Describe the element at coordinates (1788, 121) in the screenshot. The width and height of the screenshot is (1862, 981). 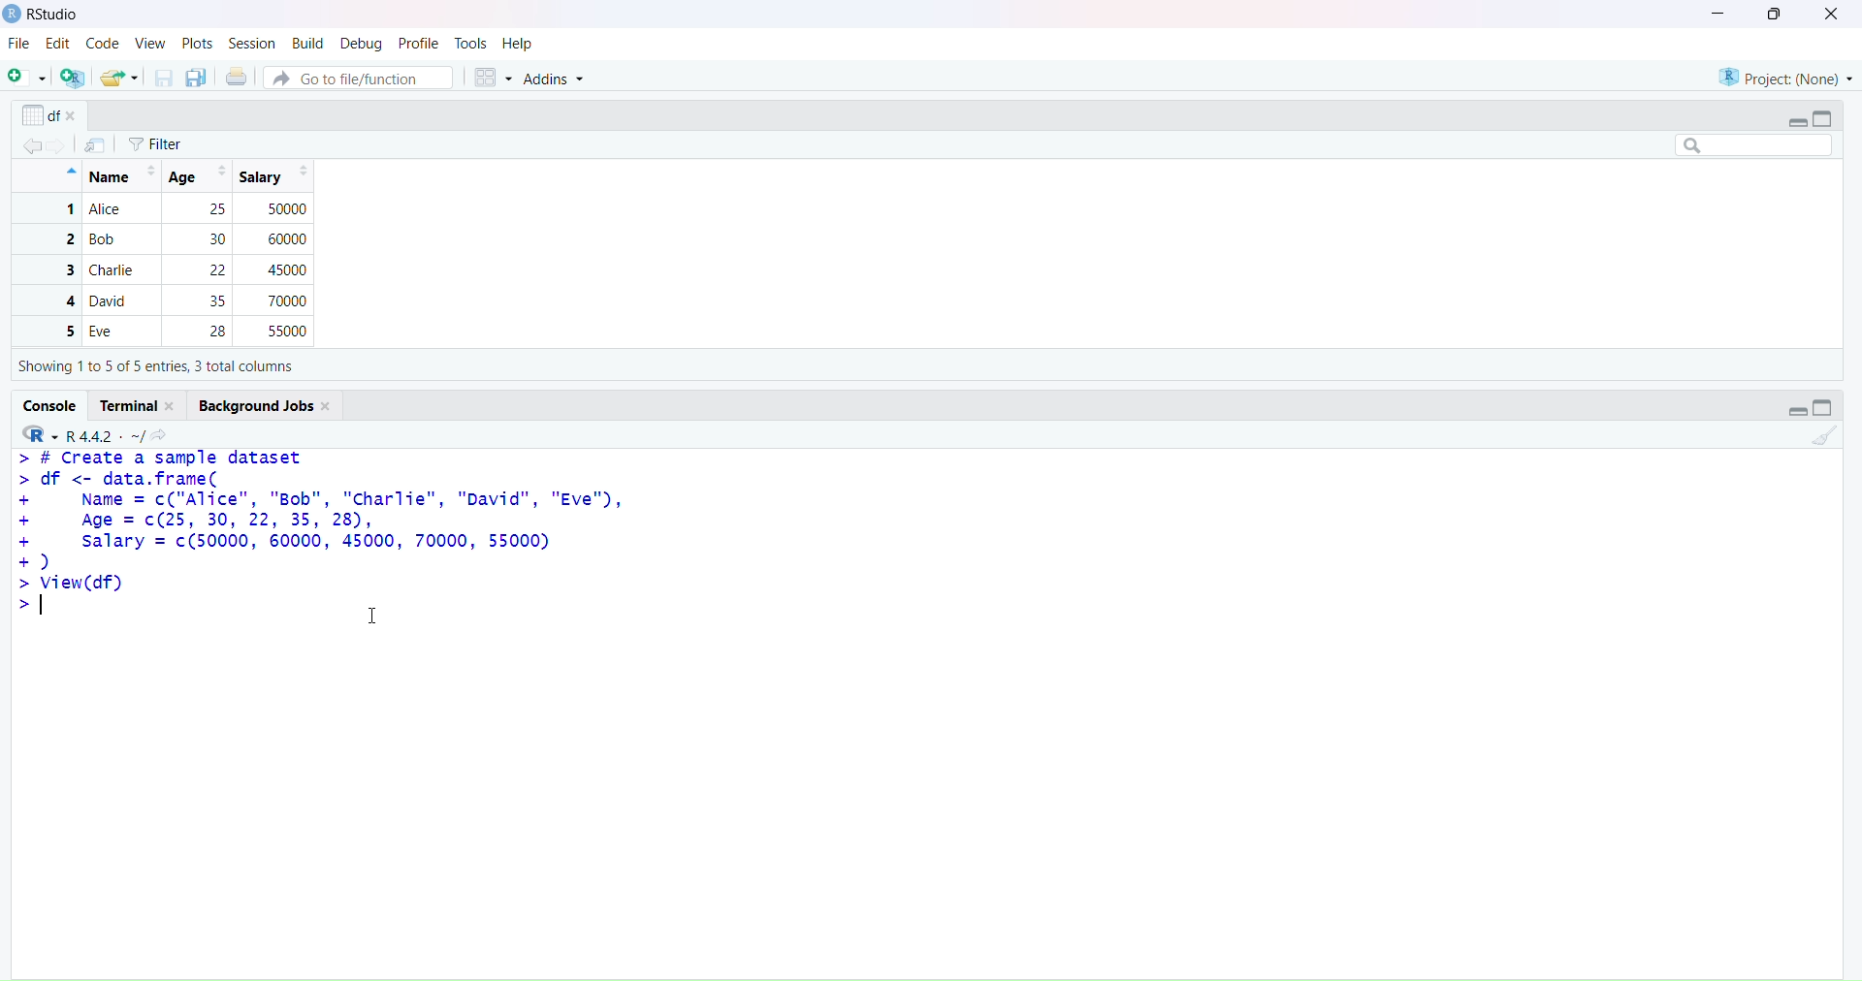
I see `expand` at that location.